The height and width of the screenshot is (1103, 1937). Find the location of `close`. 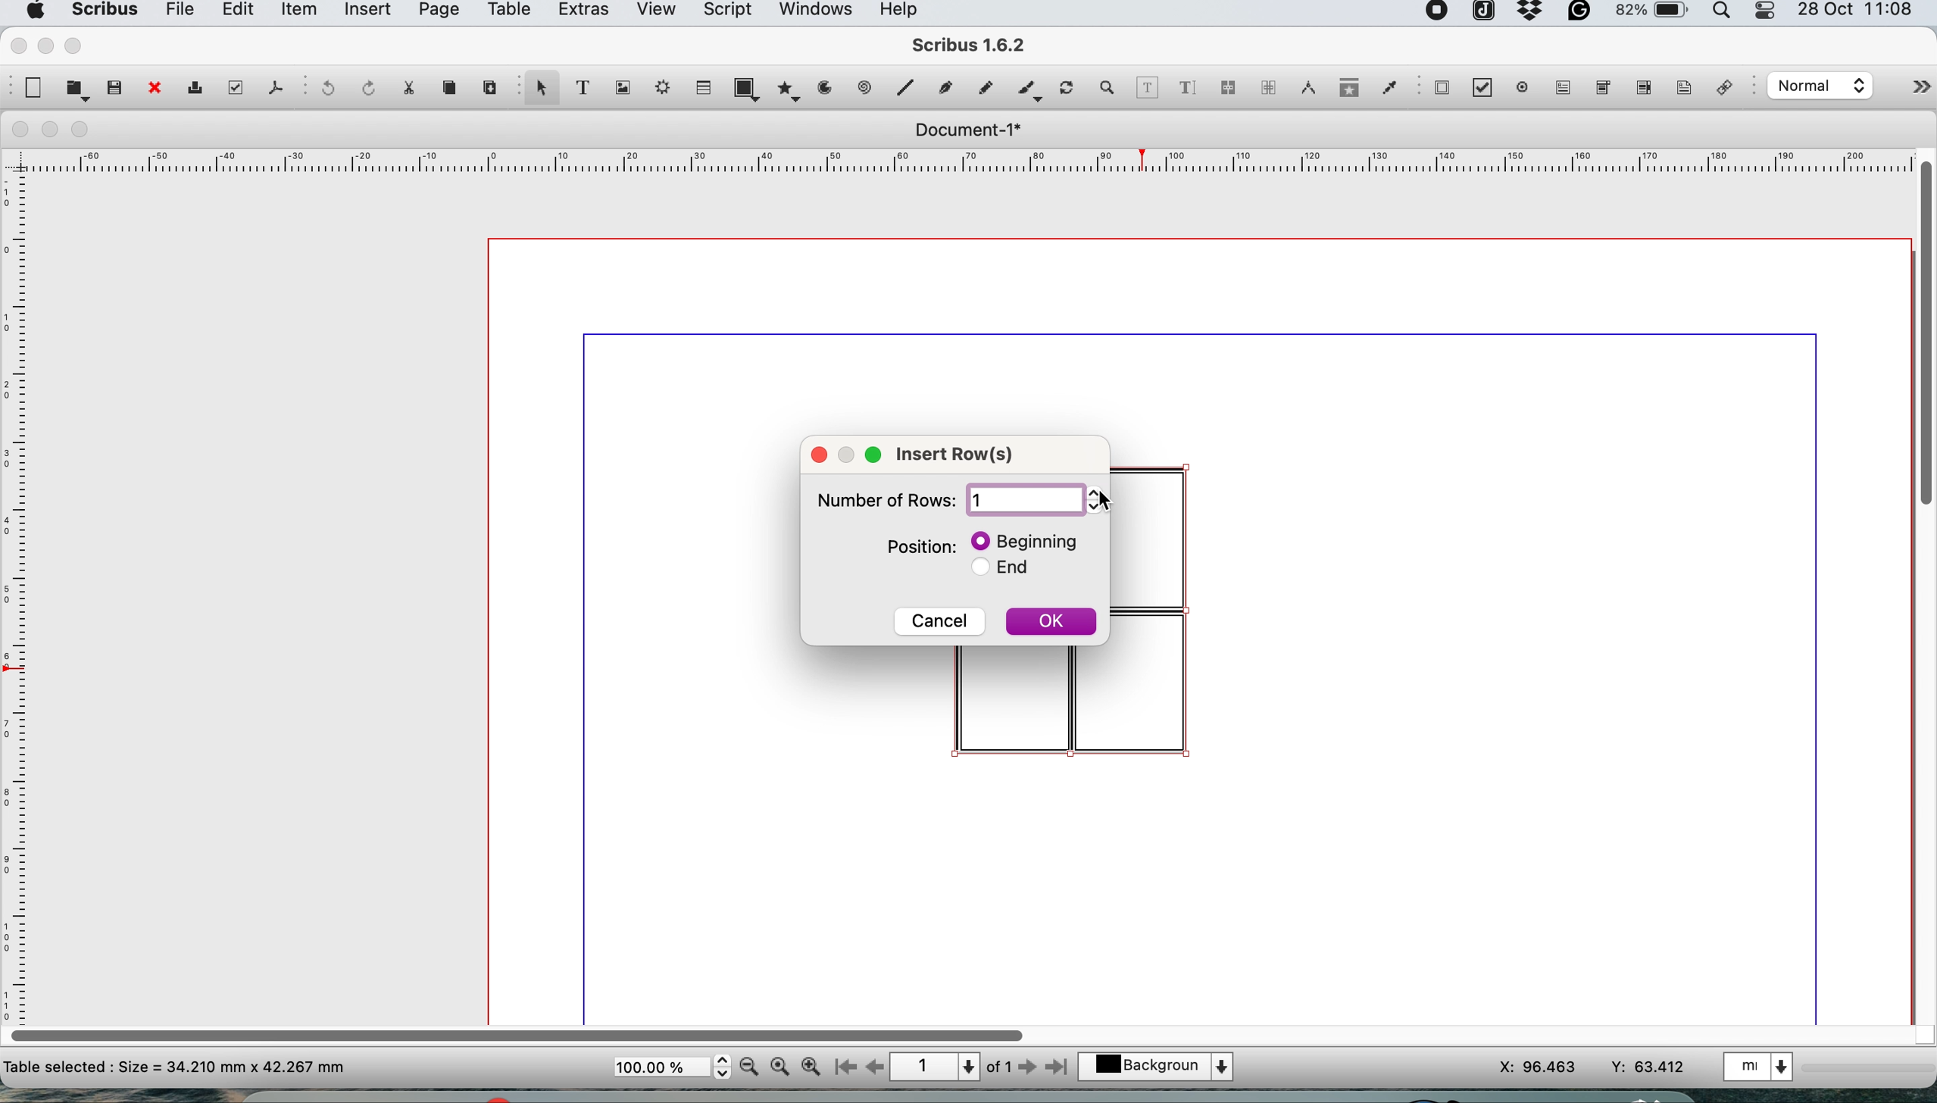

close is located at coordinates (153, 89).